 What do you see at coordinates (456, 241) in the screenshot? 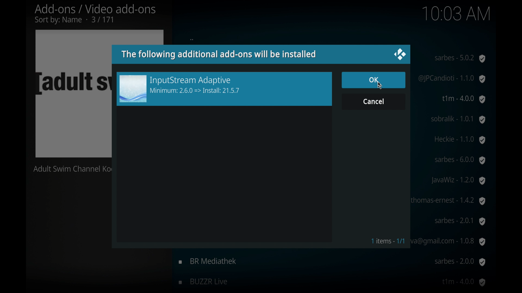
I see `bgtime` at bounding box center [456, 241].